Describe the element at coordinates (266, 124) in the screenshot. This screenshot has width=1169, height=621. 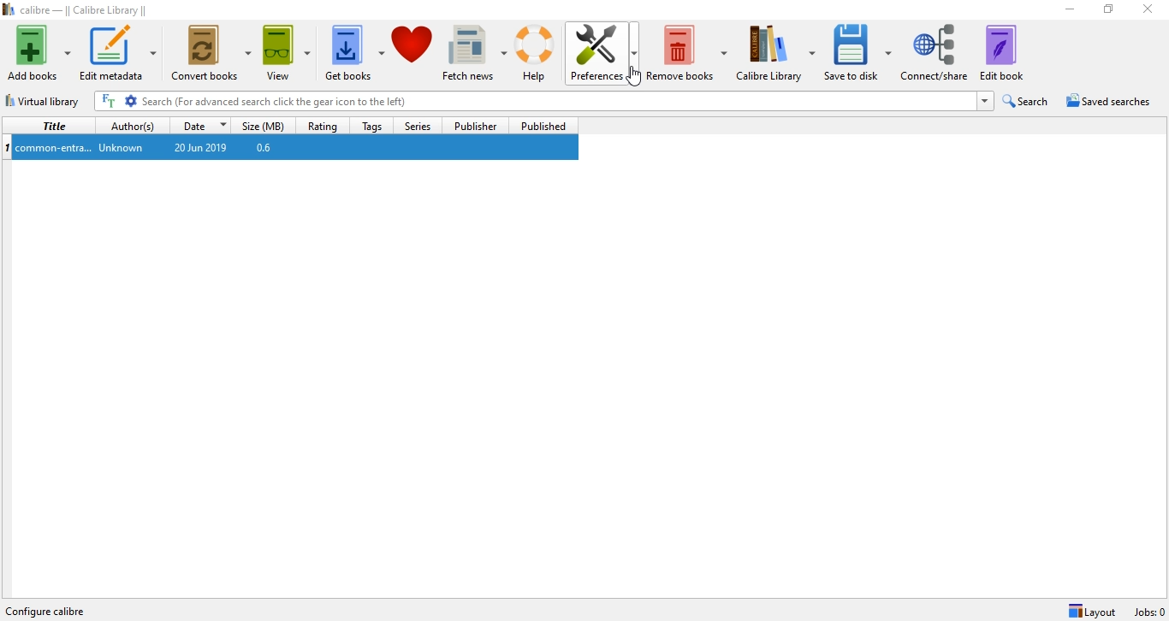
I see `Size (MB)` at that location.